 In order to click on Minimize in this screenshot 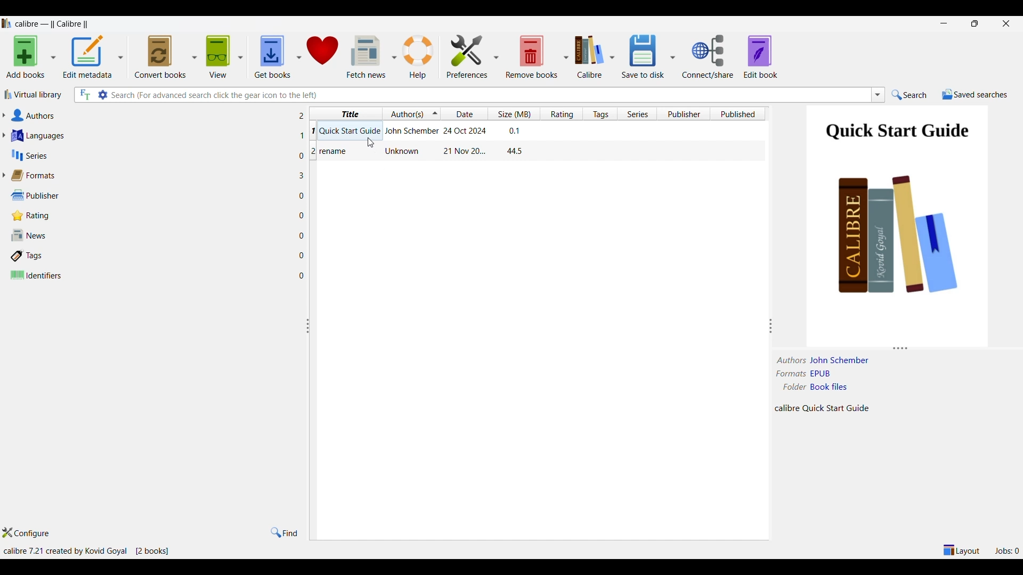, I will do `click(944, 23)`.